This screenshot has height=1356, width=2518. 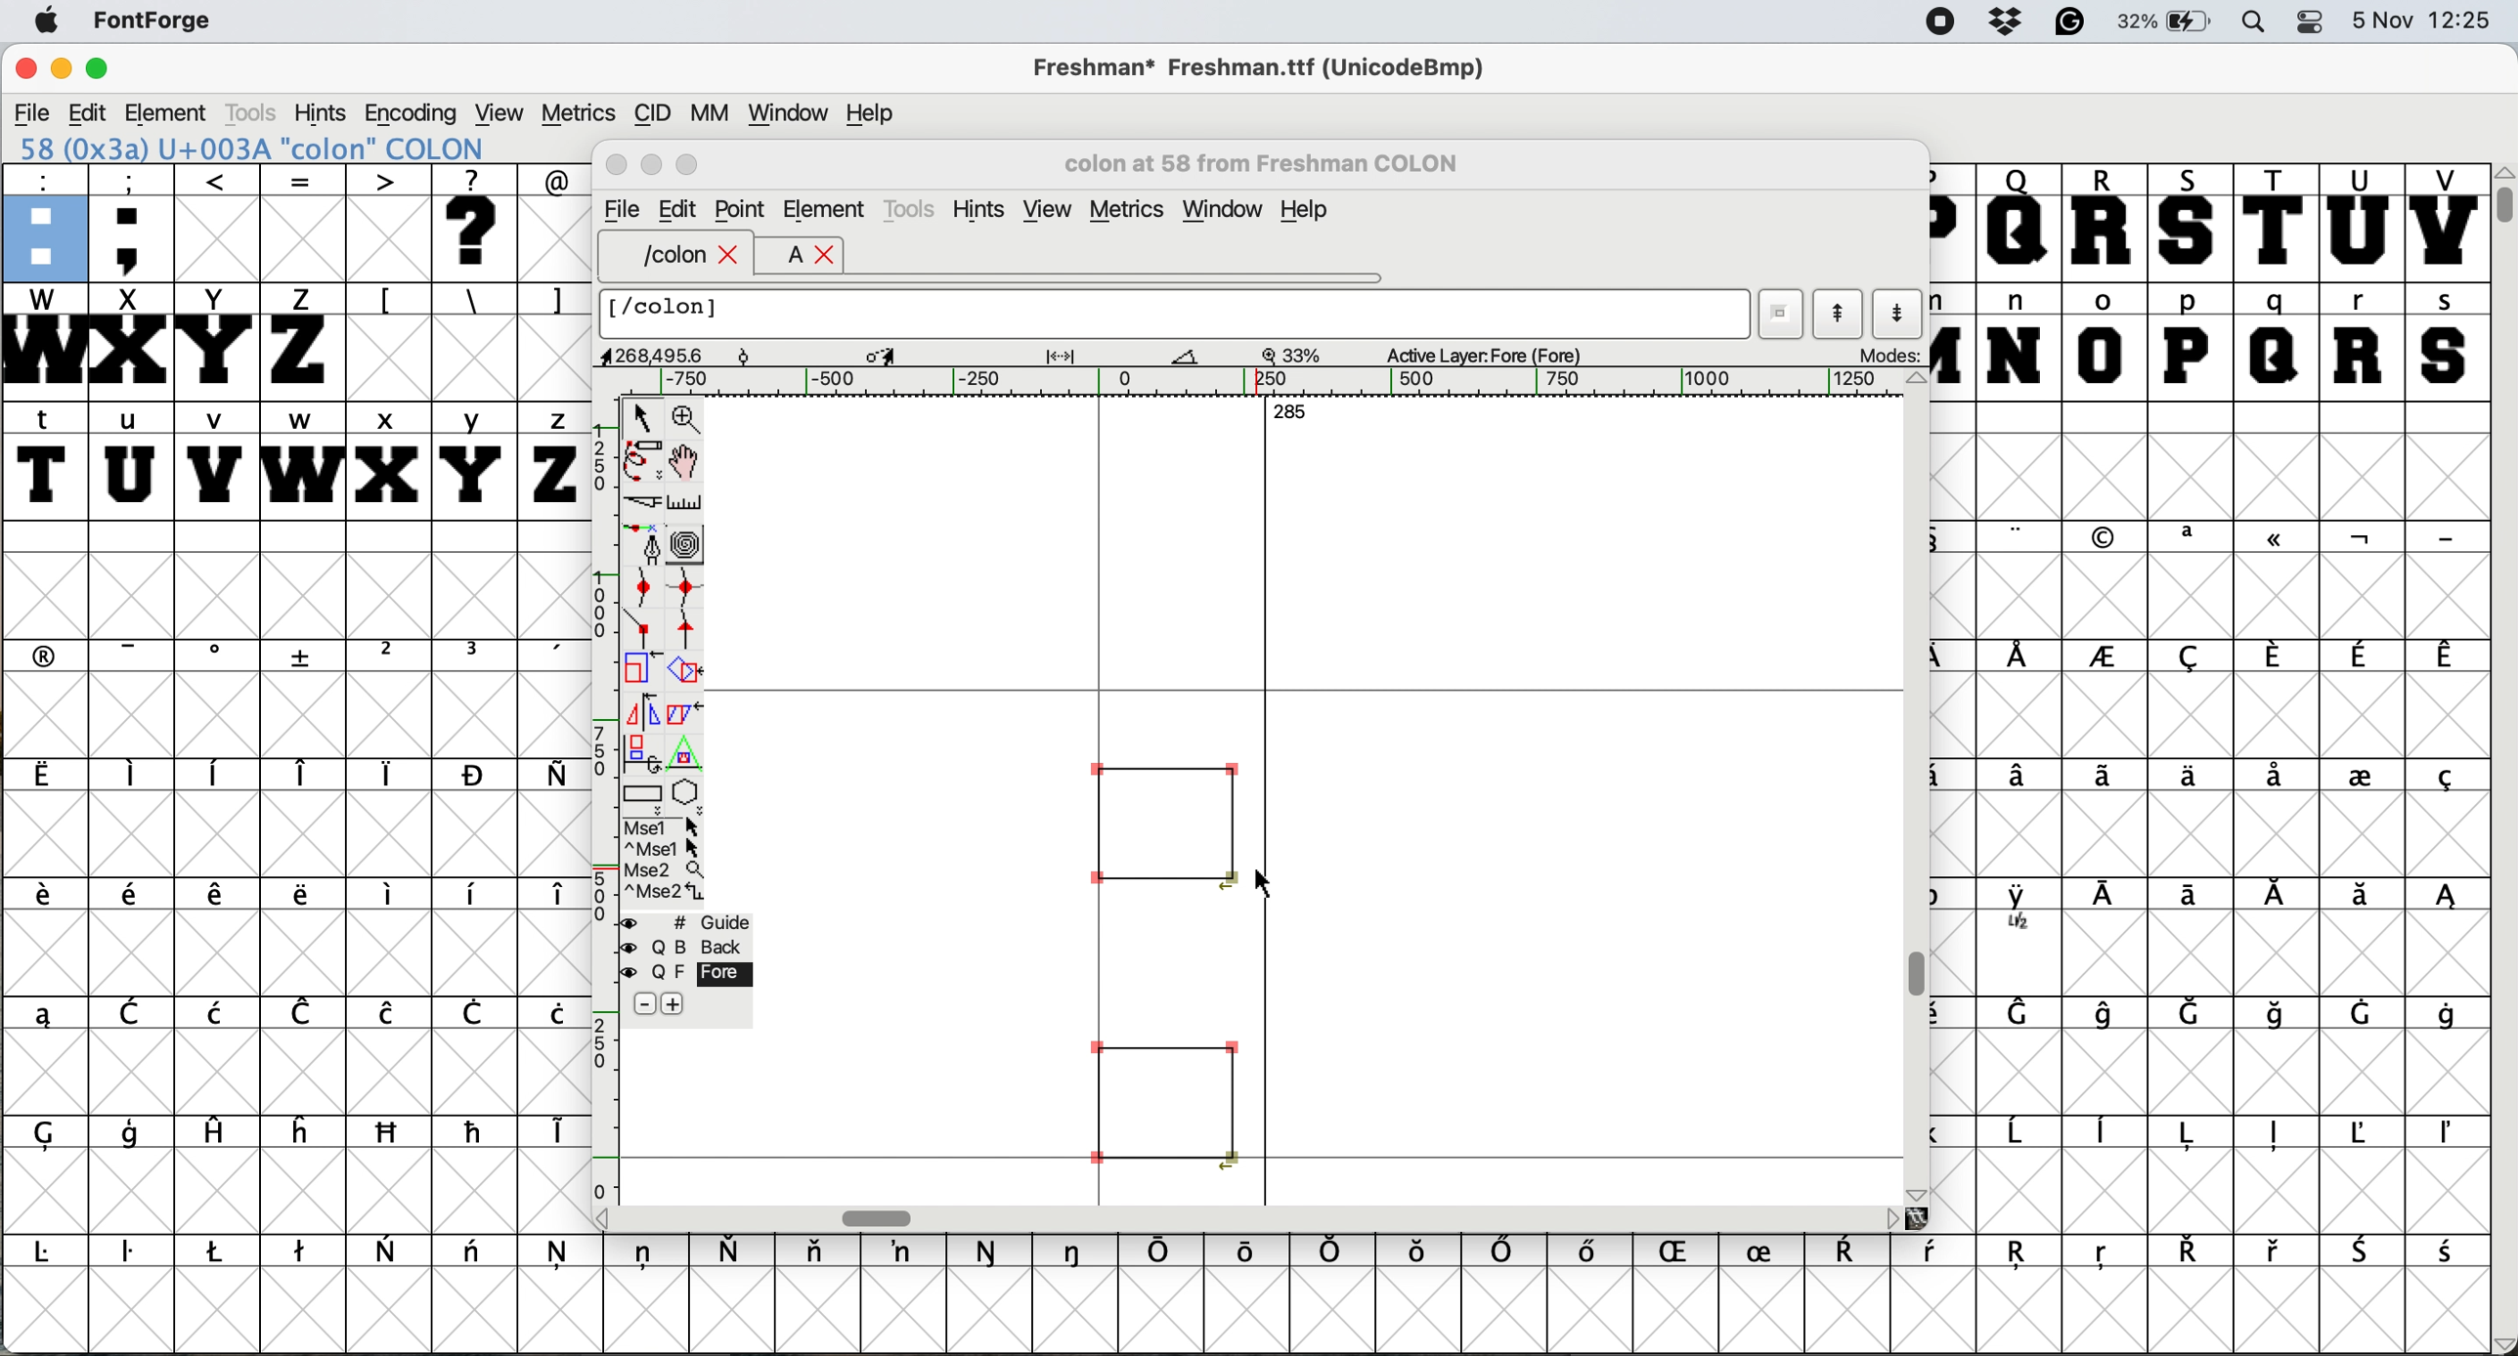 I want to click on symbol, so click(x=2024, y=1016).